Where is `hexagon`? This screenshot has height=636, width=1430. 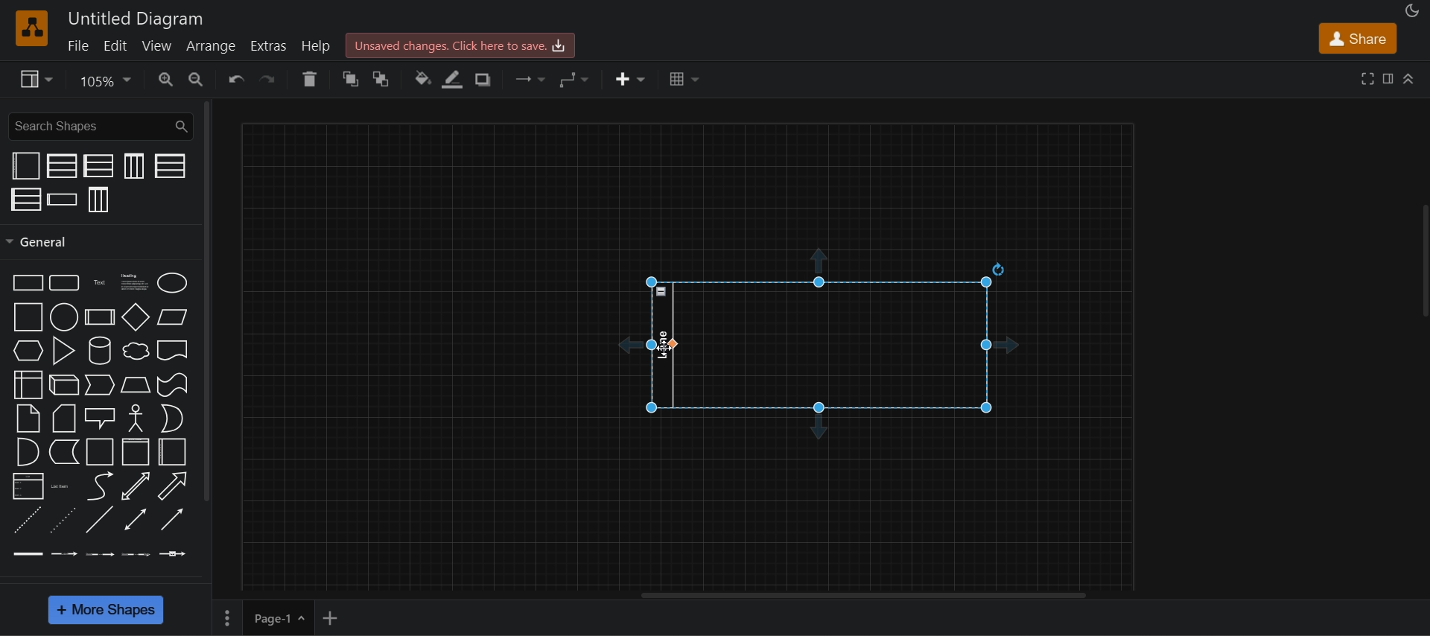
hexagon is located at coordinates (28, 351).